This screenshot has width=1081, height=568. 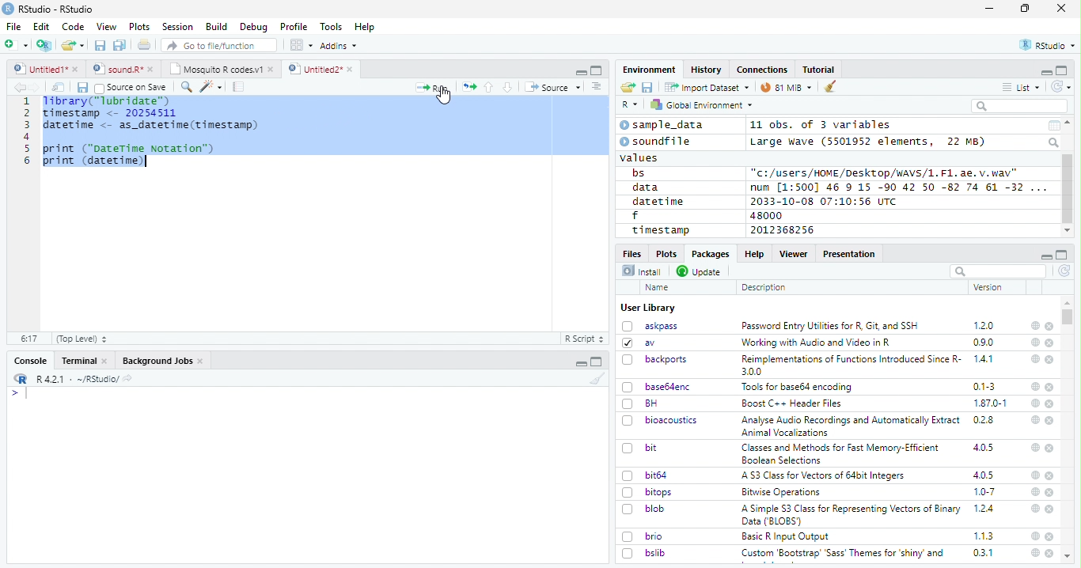 What do you see at coordinates (660, 229) in the screenshot?
I see `timestamp` at bounding box center [660, 229].